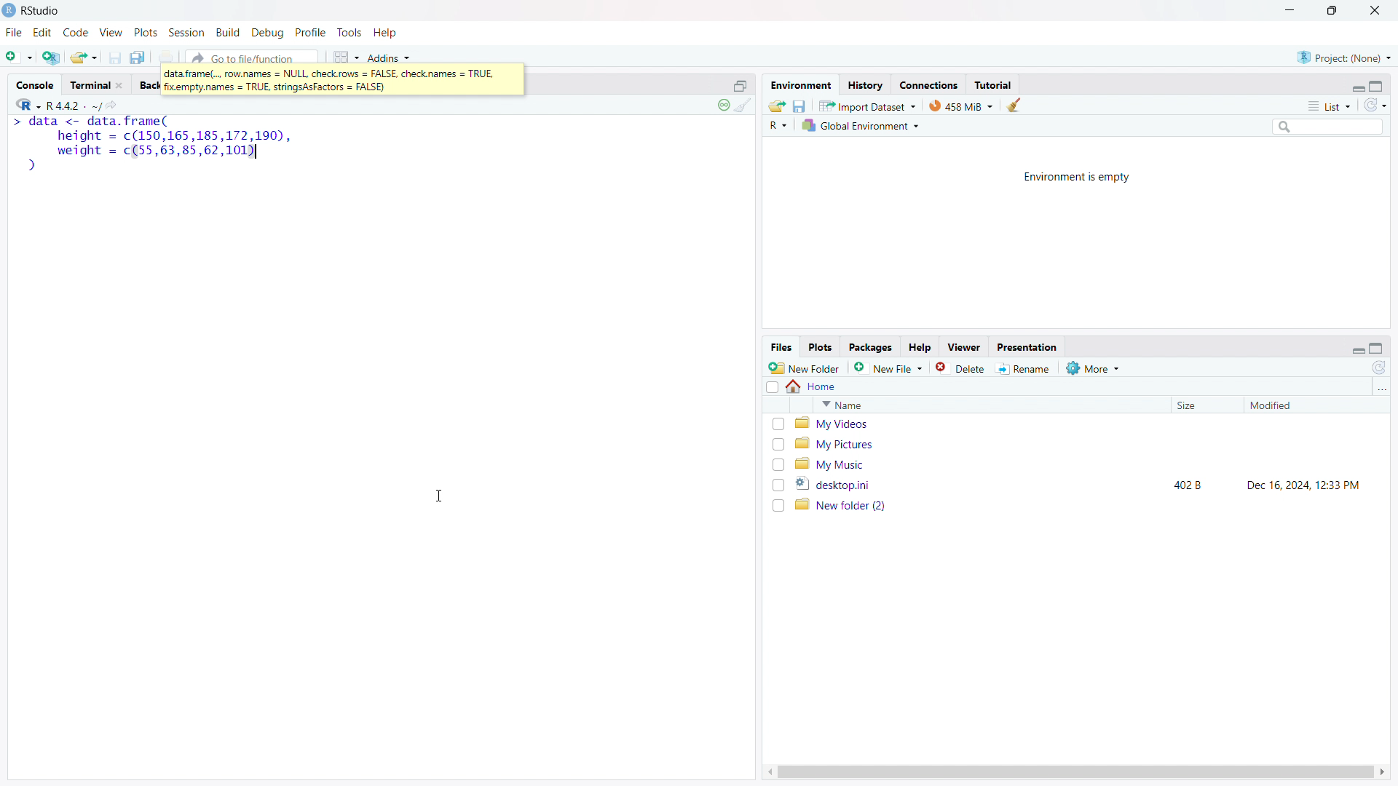 The height and width of the screenshot is (786, 1398). What do you see at coordinates (1086, 424) in the screenshot?
I see `my videos` at bounding box center [1086, 424].